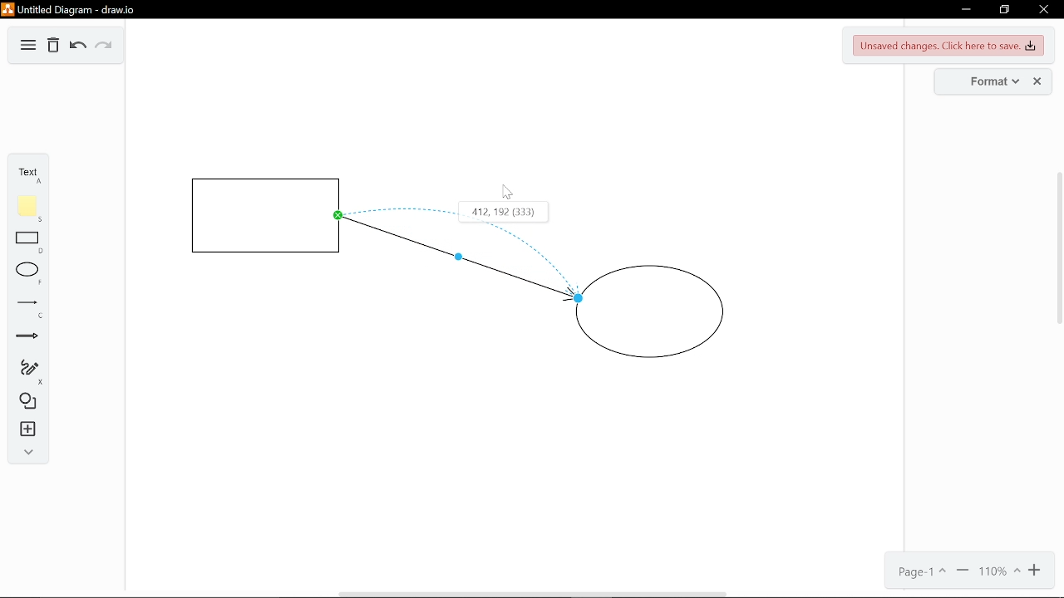 Image resolution: width=1064 pixels, height=598 pixels. Describe the element at coordinates (947, 45) in the screenshot. I see `Unsaved changes. Click here to save` at that location.